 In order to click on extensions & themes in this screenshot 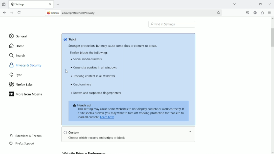, I will do `click(25, 136)`.